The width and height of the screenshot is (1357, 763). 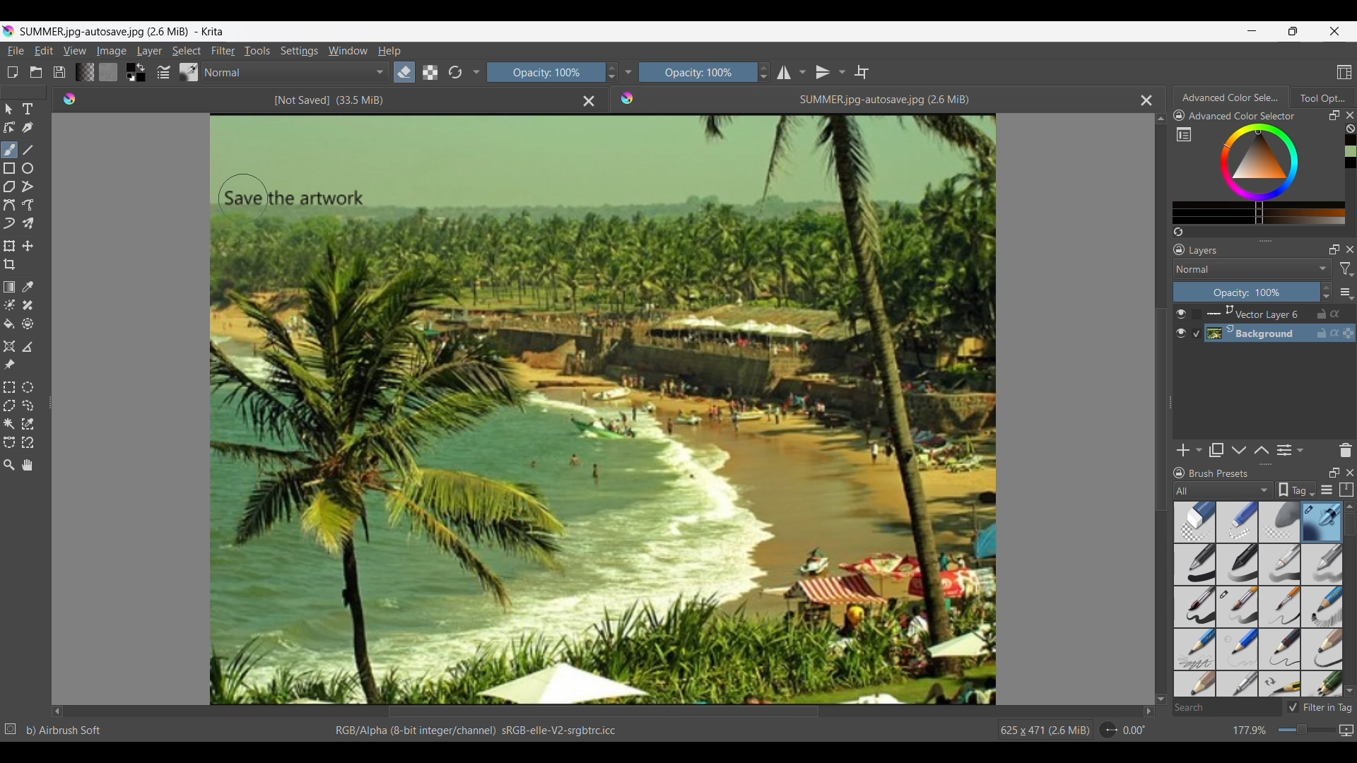 What do you see at coordinates (404, 72) in the screenshot?
I see `Set eraser mode` at bounding box center [404, 72].